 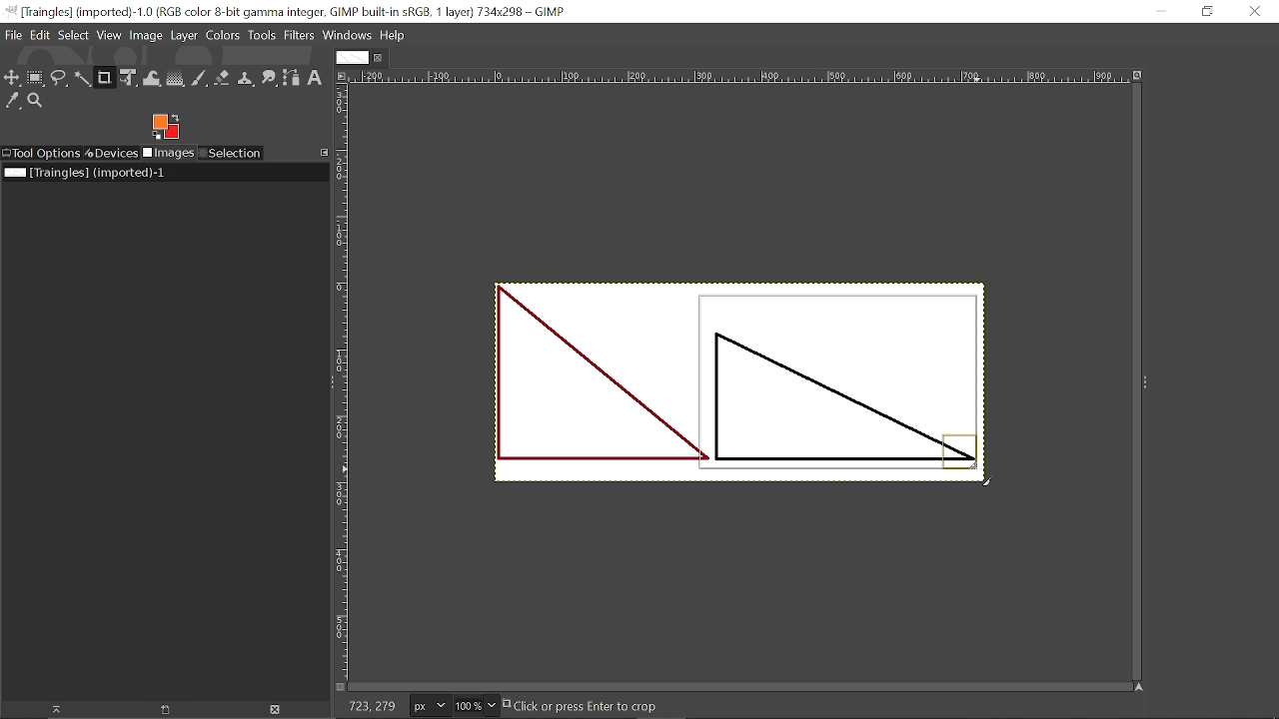 I want to click on Current zoom, so click(x=467, y=705).